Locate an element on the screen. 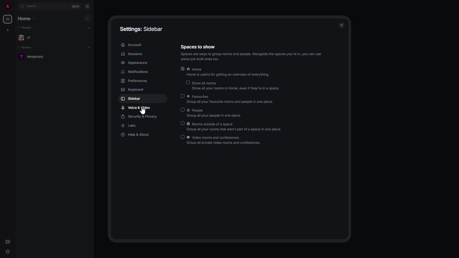  GPS ON DNs TR awipatiOispee now pee. is located at coordinates (234, 130).